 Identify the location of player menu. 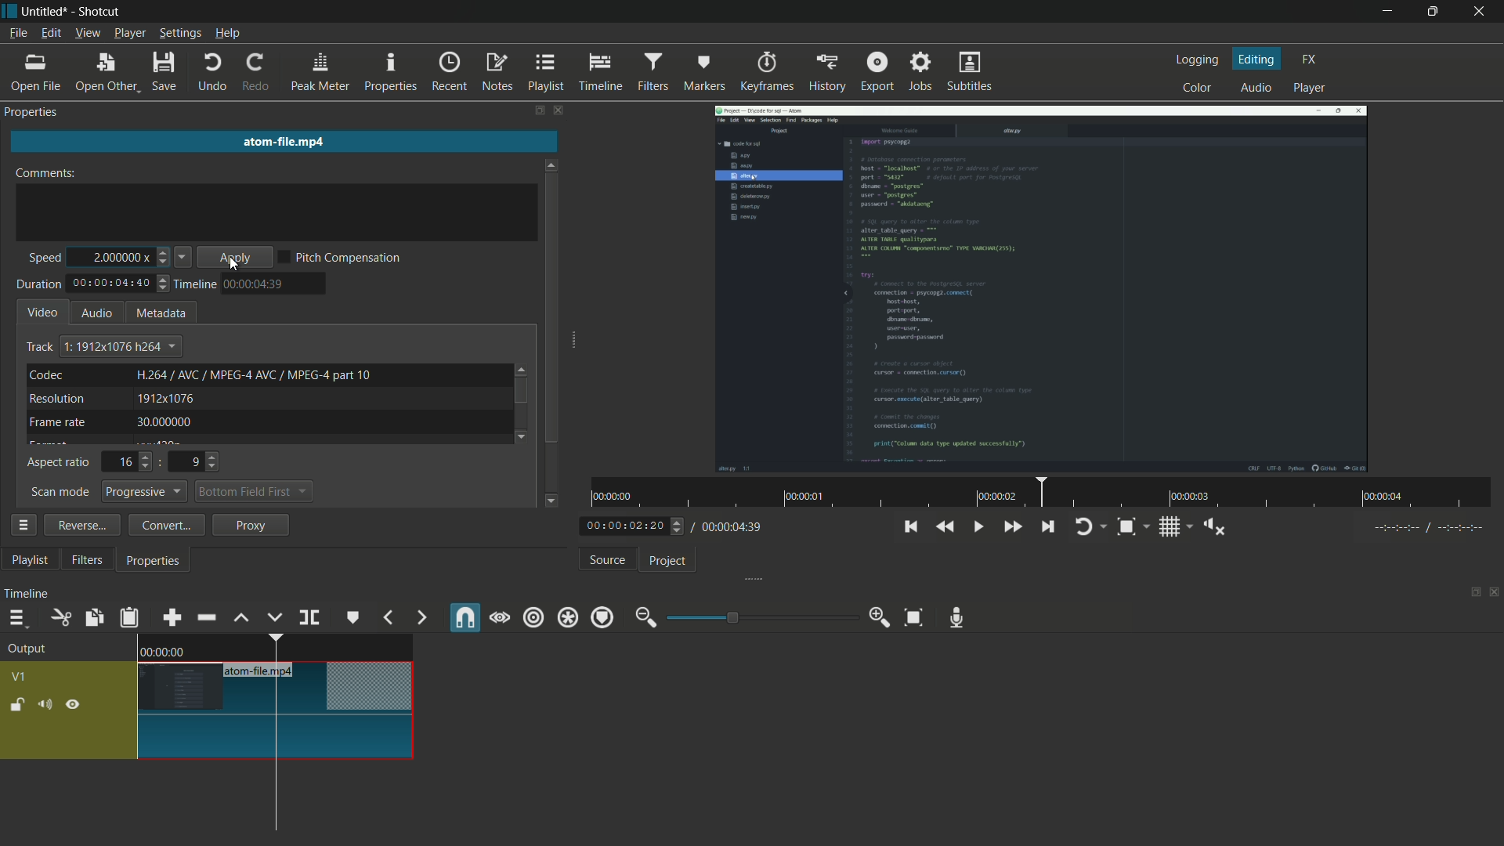
(129, 33).